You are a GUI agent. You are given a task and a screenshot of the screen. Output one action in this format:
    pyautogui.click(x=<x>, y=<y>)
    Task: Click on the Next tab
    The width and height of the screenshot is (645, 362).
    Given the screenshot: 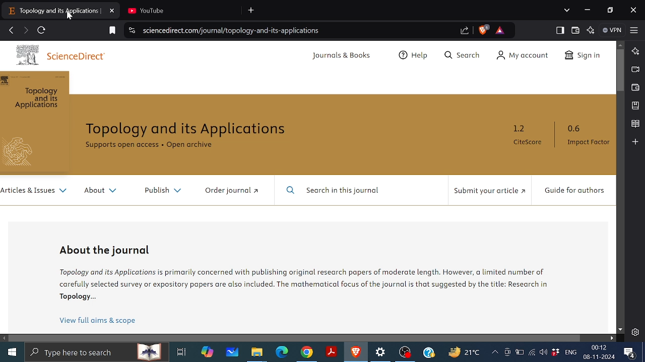 What is the action you would take?
    pyautogui.click(x=178, y=10)
    